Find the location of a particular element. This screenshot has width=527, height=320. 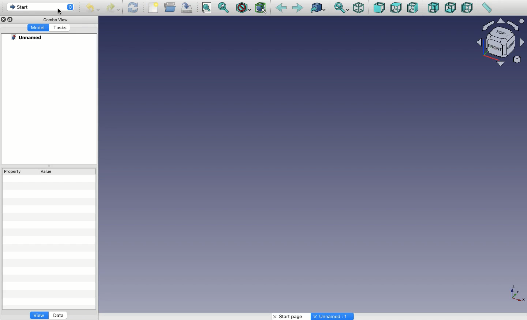

Tasks is located at coordinates (61, 28).